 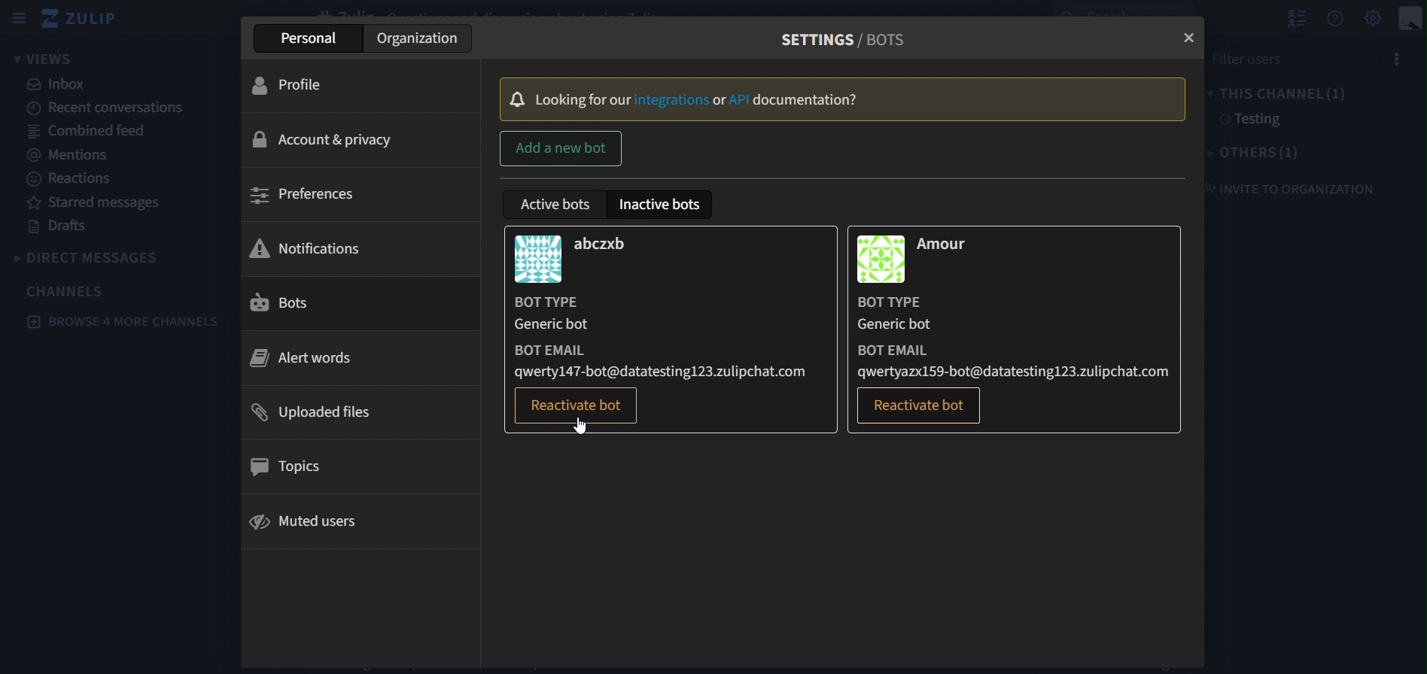 What do you see at coordinates (516, 98) in the screenshot?
I see `Bell Icon` at bounding box center [516, 98].